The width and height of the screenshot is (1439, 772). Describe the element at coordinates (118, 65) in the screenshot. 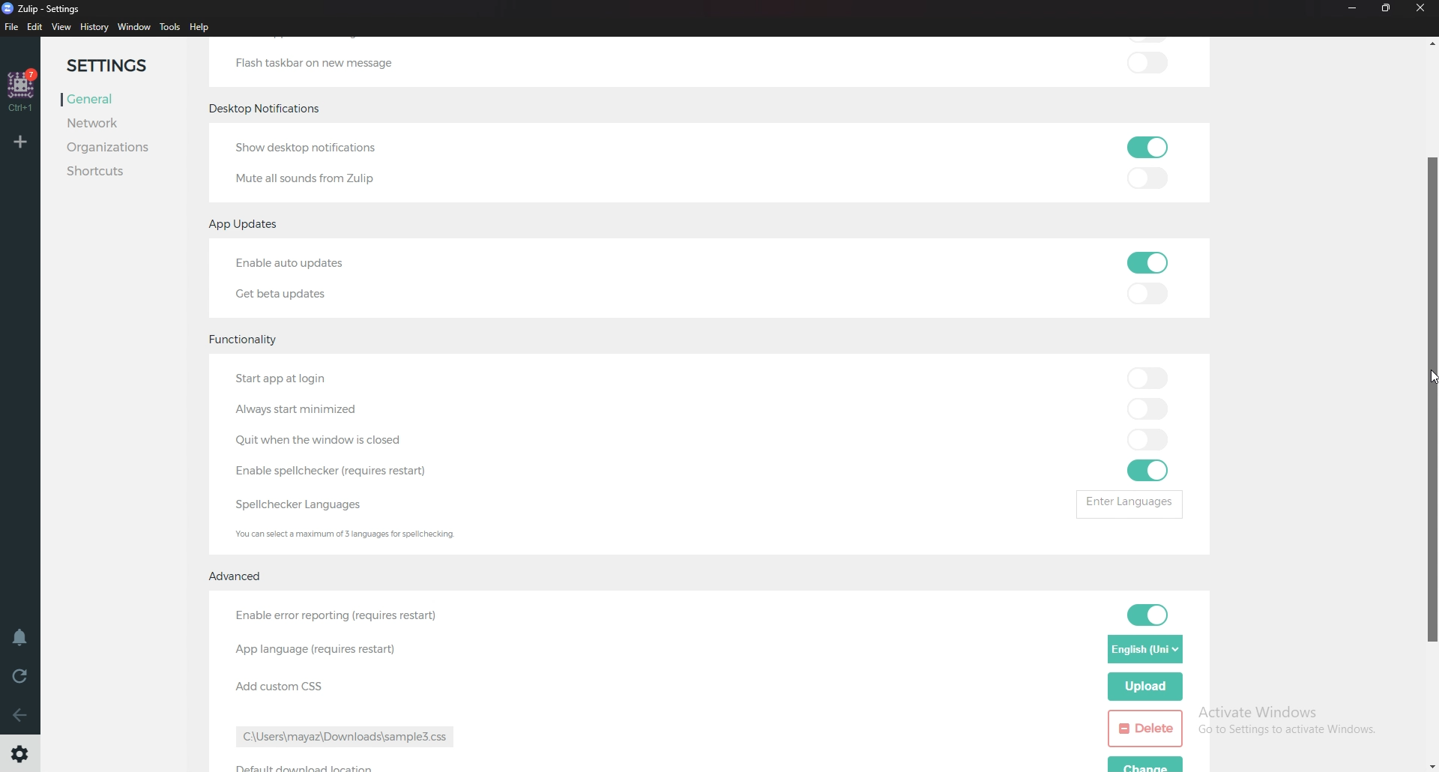

I see `Settings` at that location.